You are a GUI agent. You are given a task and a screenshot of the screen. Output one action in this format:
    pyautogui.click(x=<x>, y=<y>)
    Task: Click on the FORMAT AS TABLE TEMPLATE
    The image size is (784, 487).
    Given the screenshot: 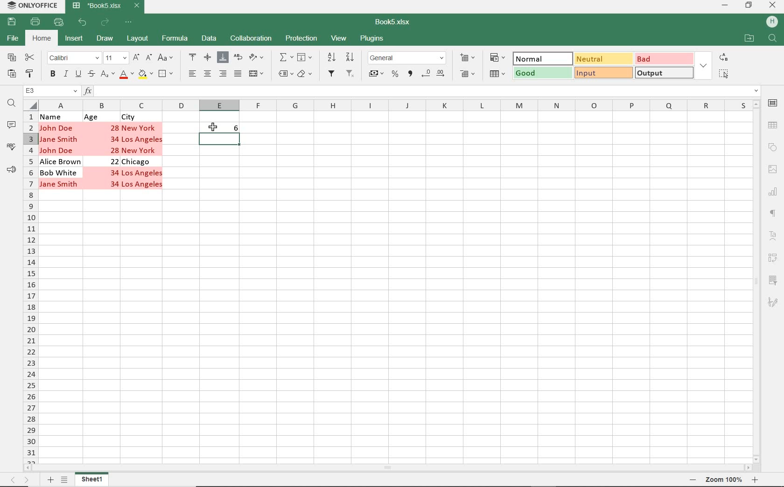 What is the action you would take?
    pyautogui.click(x=498, y=74)
    